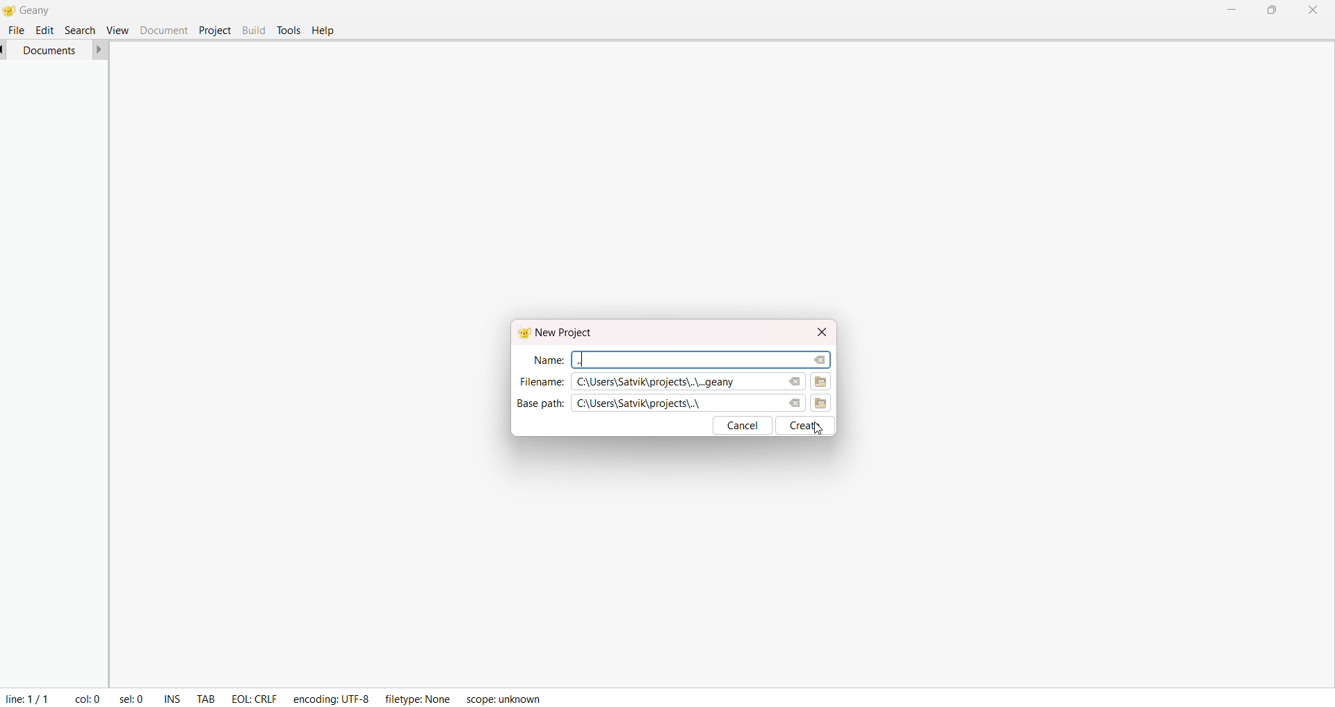 The width and height of the screenshot is (1335, 707). Describe the element at coordinates (791, 381) in the screenshot. I see `clear filename` at that location.